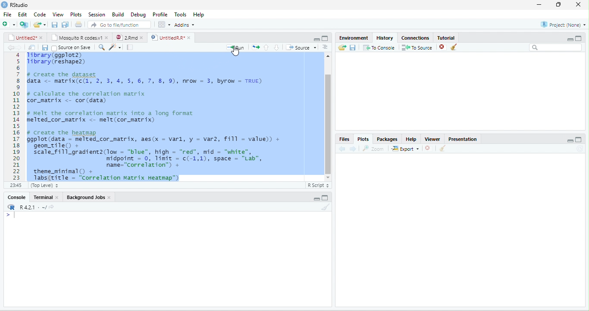 This screenshot has height=311, width=589. Describe the element at coordinates (40, 25) in the screenshot. I see `end file` at that location.